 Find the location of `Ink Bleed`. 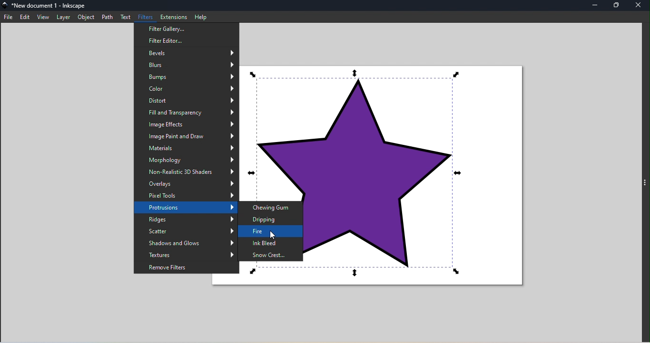

Ink Bleed is located at coordinates (271, 244).